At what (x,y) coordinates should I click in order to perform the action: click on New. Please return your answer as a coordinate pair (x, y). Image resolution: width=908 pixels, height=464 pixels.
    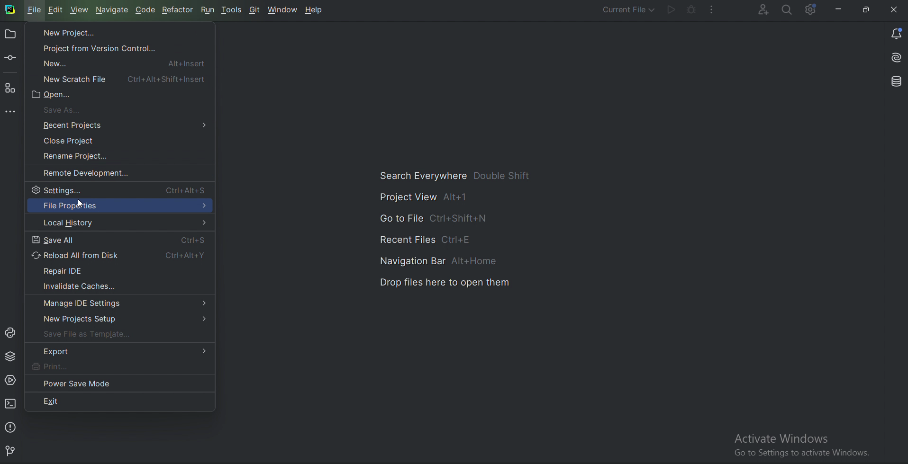
    Looking at the image, I should click on (120, 63).